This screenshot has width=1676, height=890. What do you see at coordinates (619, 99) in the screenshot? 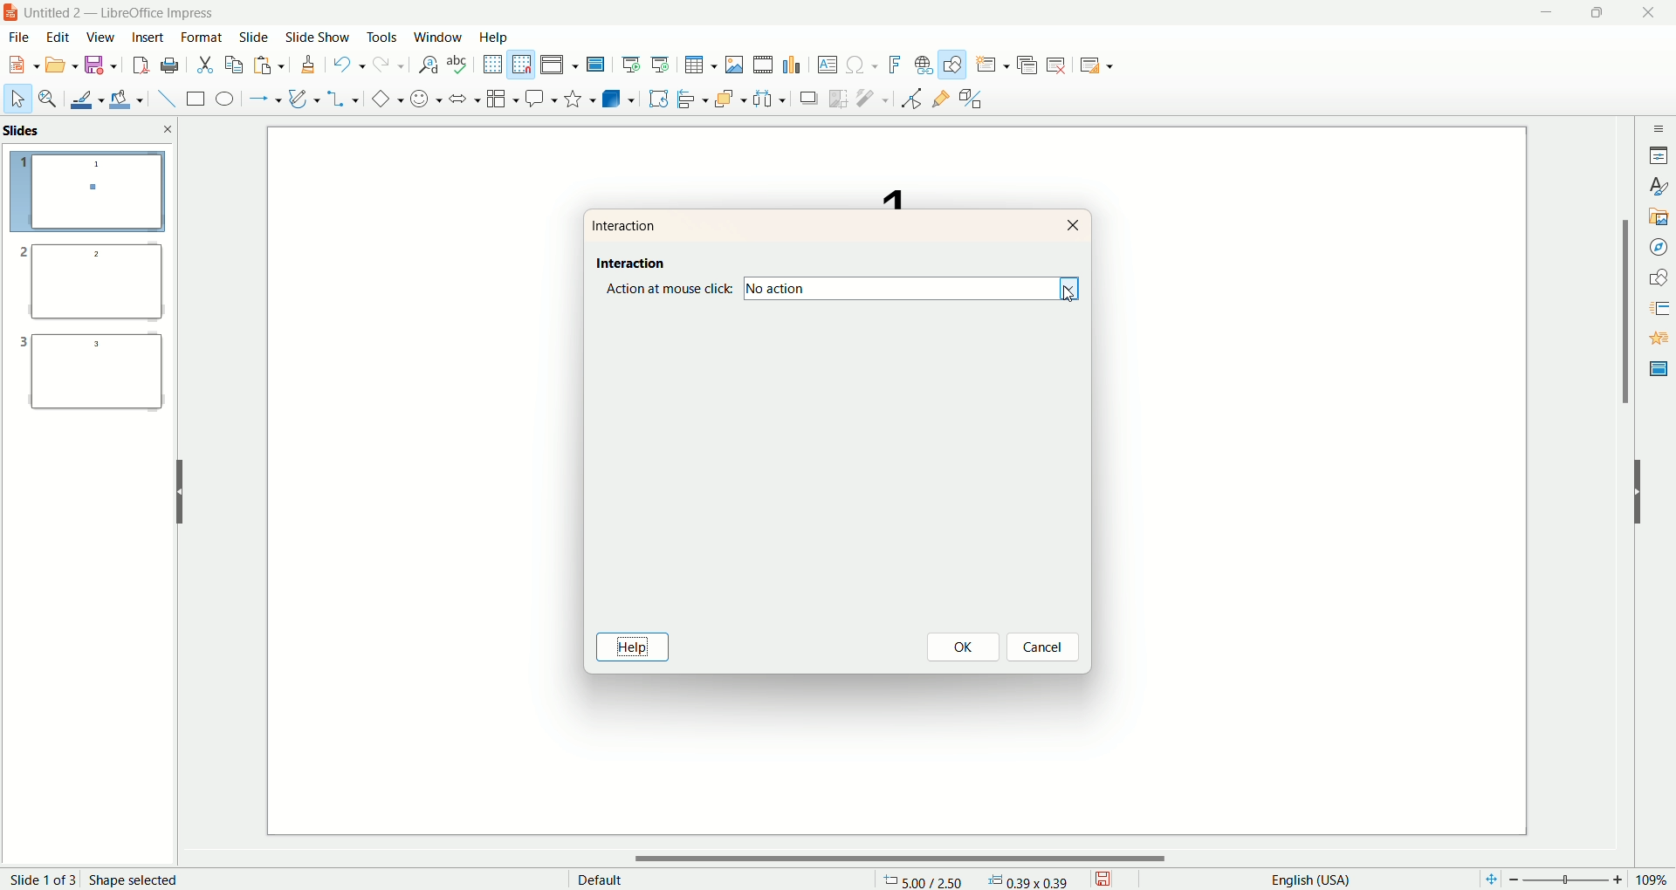
I see `3D objects` at bounding box center [619, 99].